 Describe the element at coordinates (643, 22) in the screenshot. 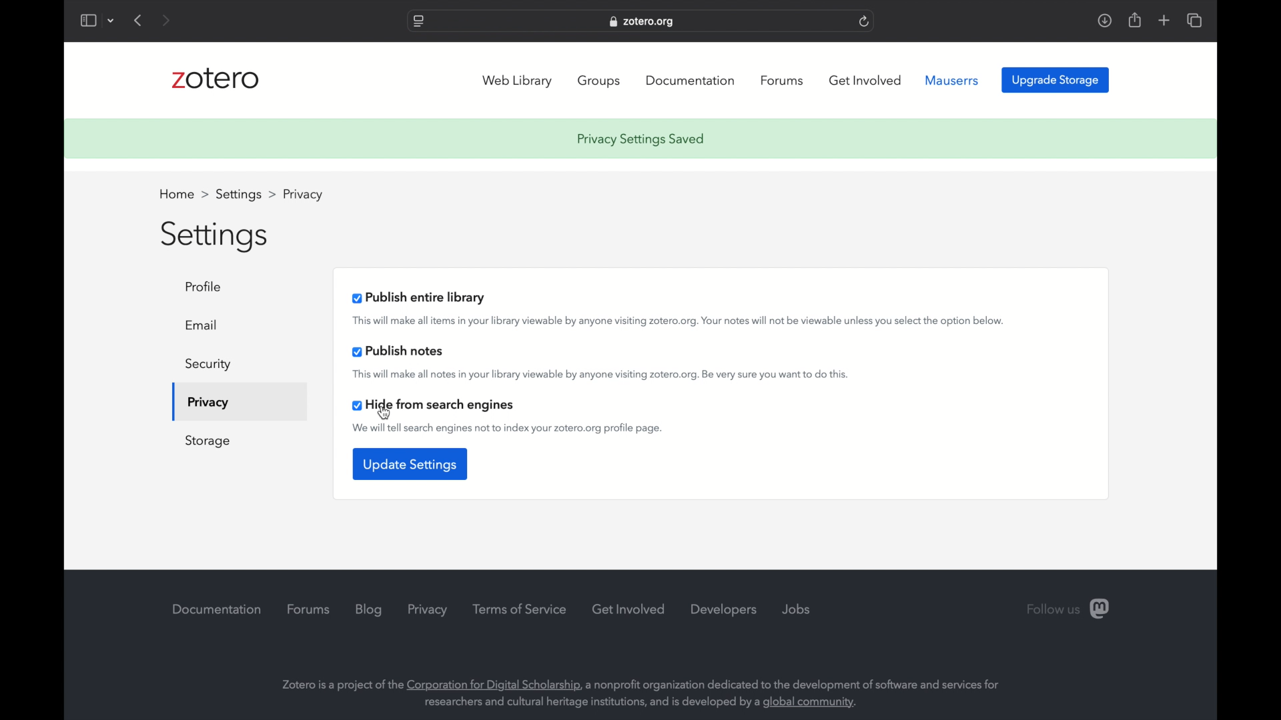

I see `zotero.org` at that location.